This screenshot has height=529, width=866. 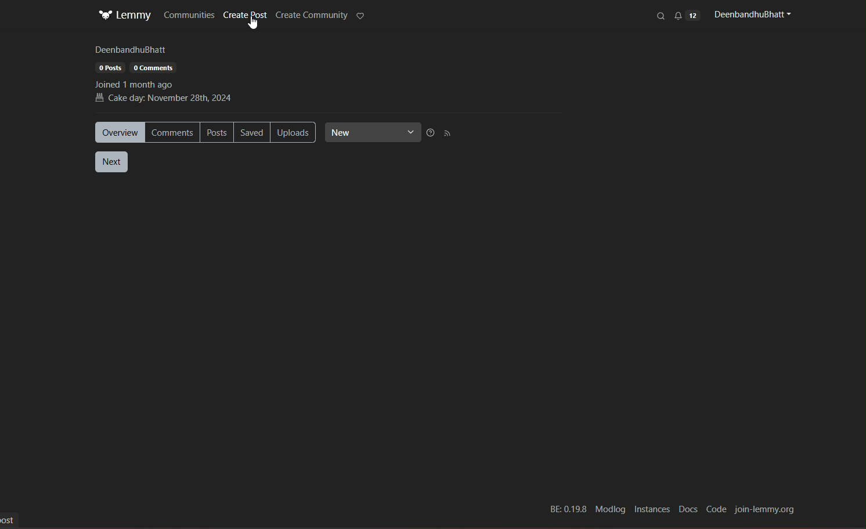 I want to click on profile name, so click(x=750, y=15).